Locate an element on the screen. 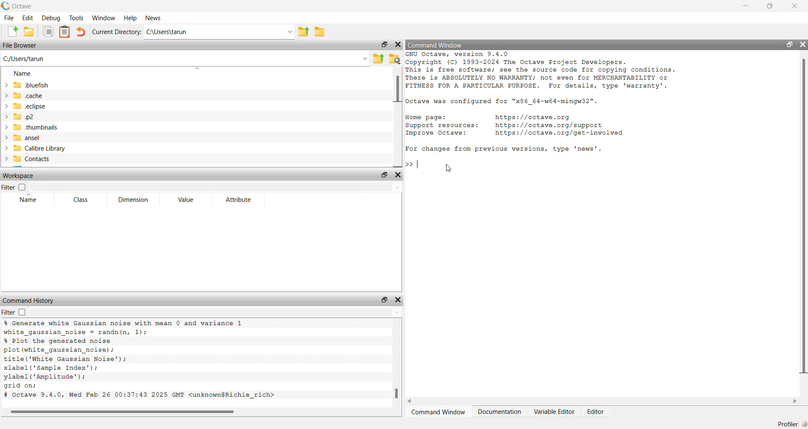 The width and height of the screenshot is (808, 429). Help is located at coordinates (130, 19).